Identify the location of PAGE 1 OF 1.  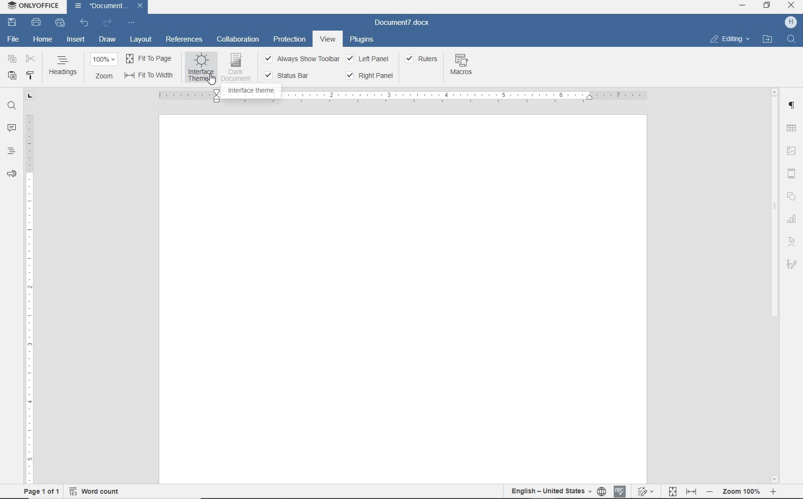
(41, 490).